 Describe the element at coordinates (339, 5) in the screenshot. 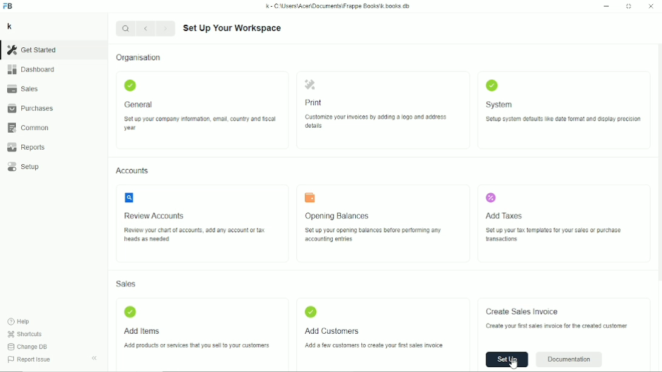

I see `k - C\Users\Acer\Documents\Frappe Books\k books db` at that location.